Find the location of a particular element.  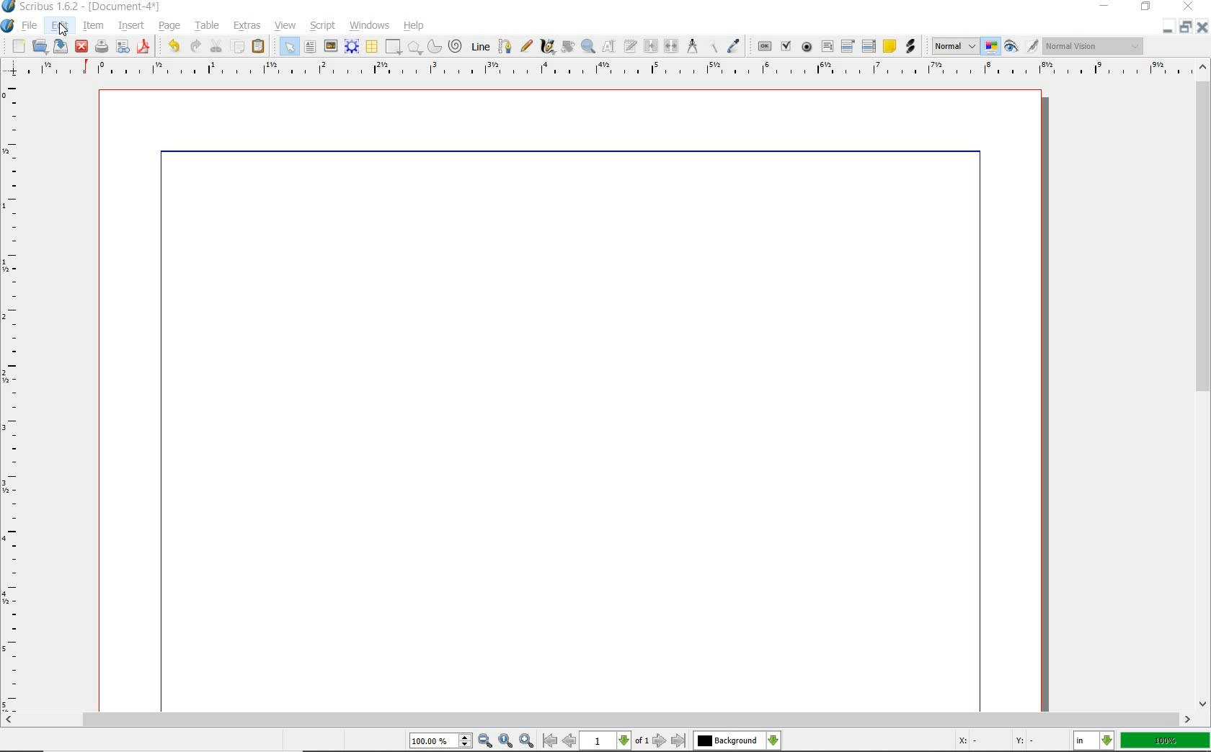

extras is located at coordinates (248, 26).